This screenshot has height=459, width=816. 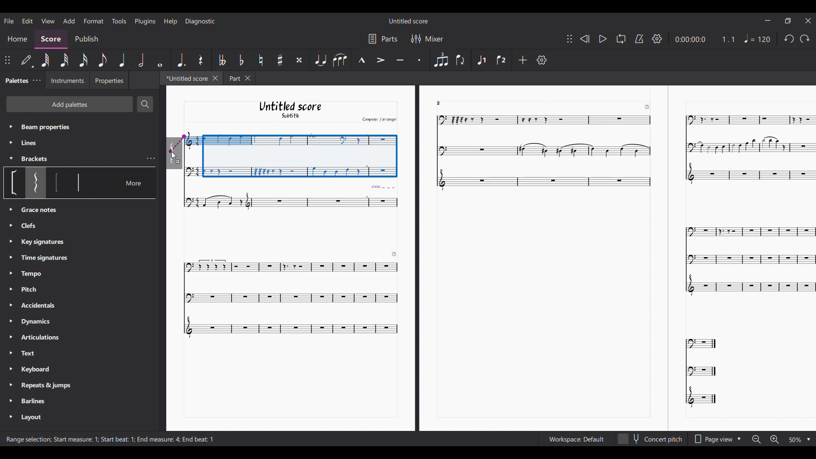 What do you see at coordinates (705, 39) in the screenshot?
I see `Current duration and ratio` at bounding box center [705, 39].